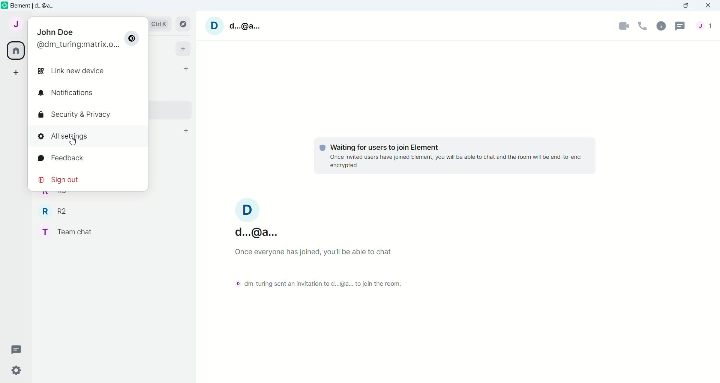 The image size is (720, 383). Describe the element at coordinates (680, 27) in the screenshot. I see `Threads` at that location.